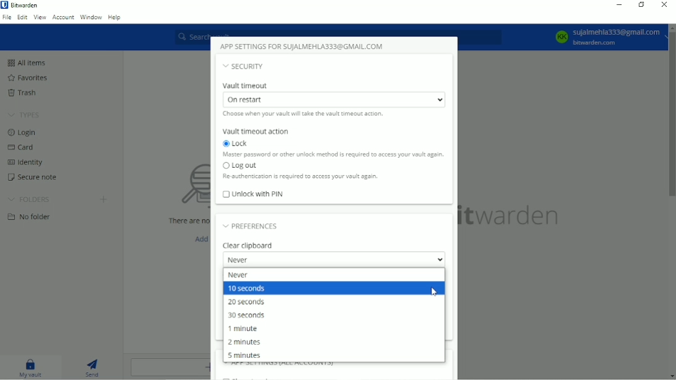  Describe the element at coordinates (253, 226) in the screenshot. I see `Preferences` at that location.